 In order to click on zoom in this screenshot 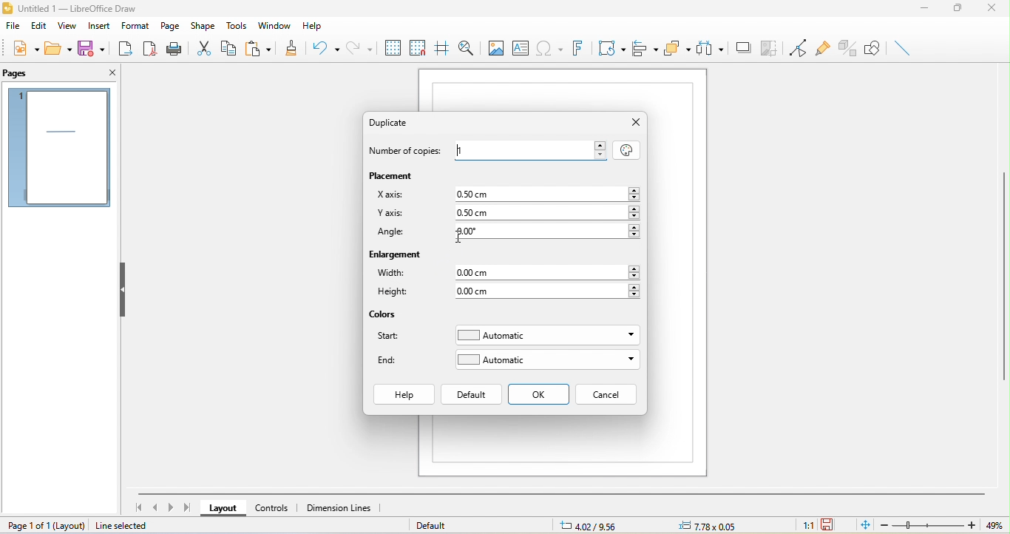, I will do `click(938, 525)`.